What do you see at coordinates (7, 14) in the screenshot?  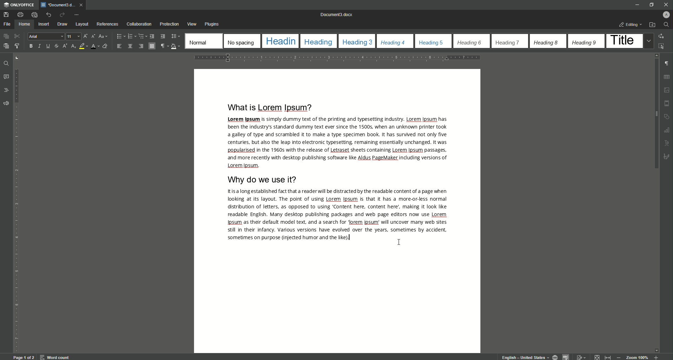 I see `Save` at bounding box center [7, 14].